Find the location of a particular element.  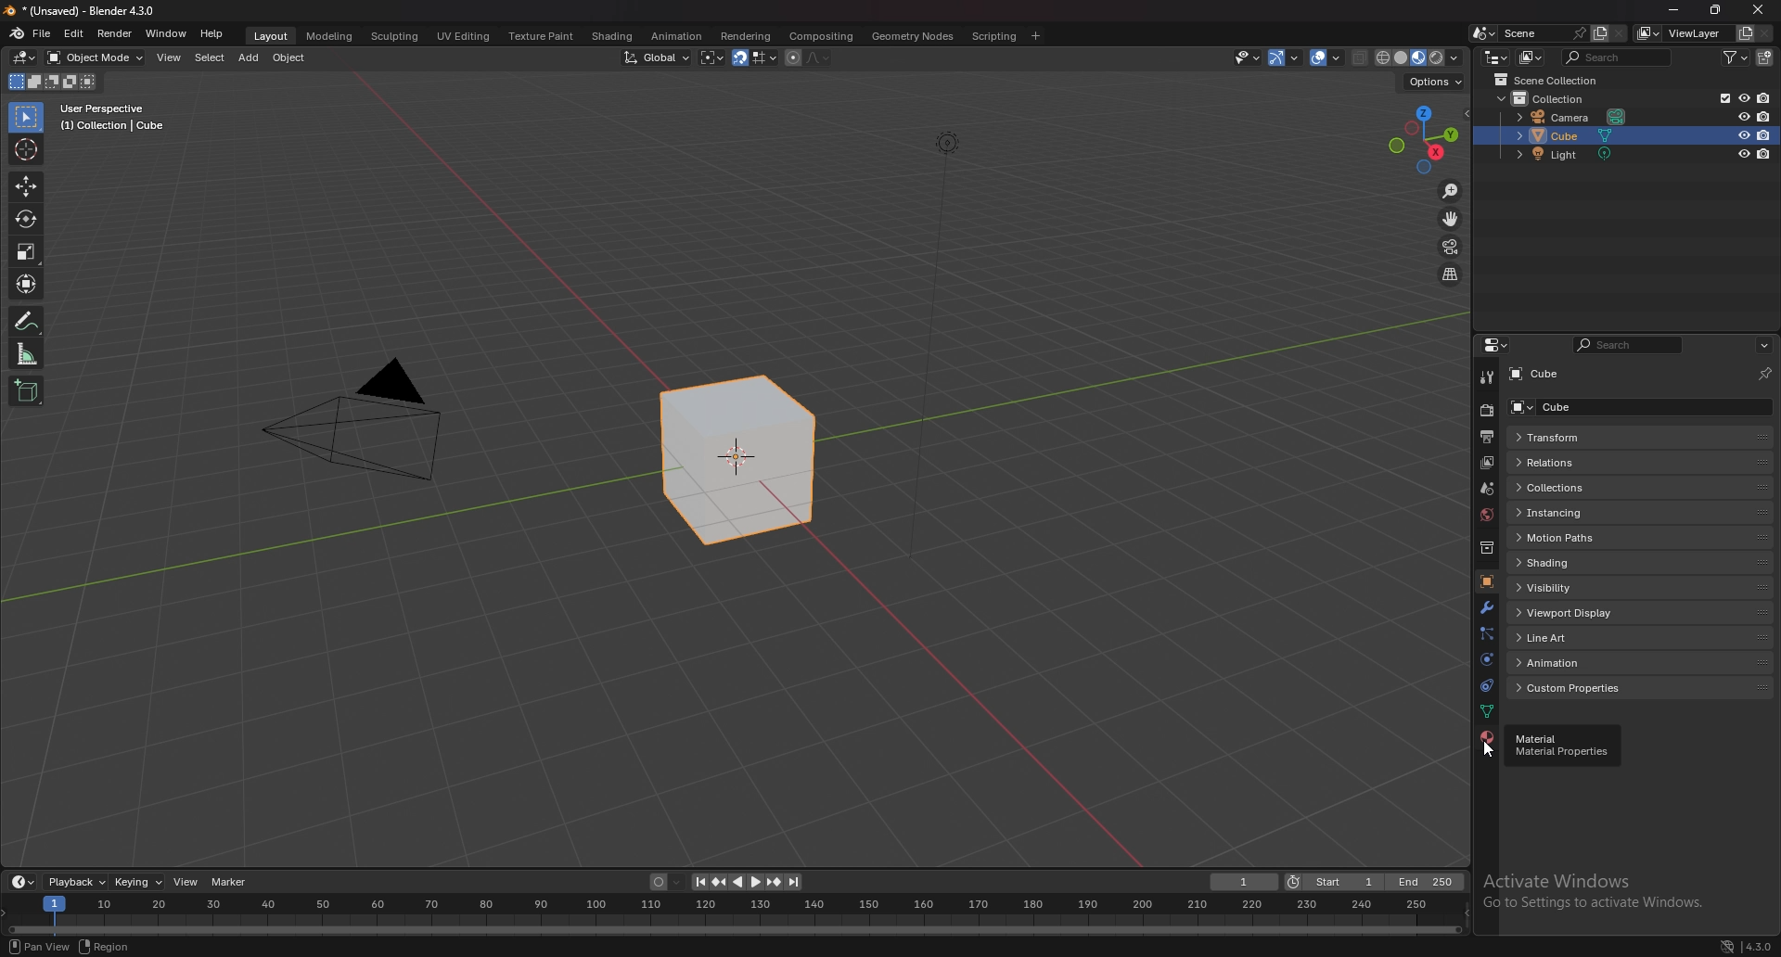

blender is located at coordinates (18, 32).